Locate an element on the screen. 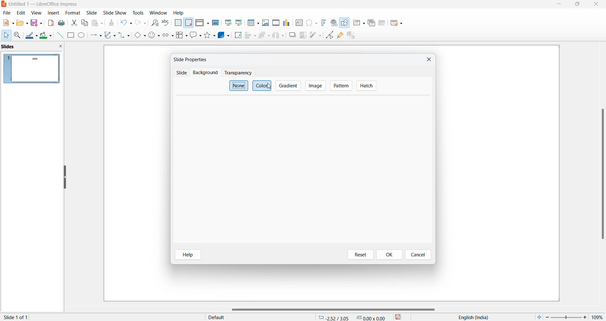 This screenshot has width=606, height=321. fit to window is located at coordinates (539, 316).